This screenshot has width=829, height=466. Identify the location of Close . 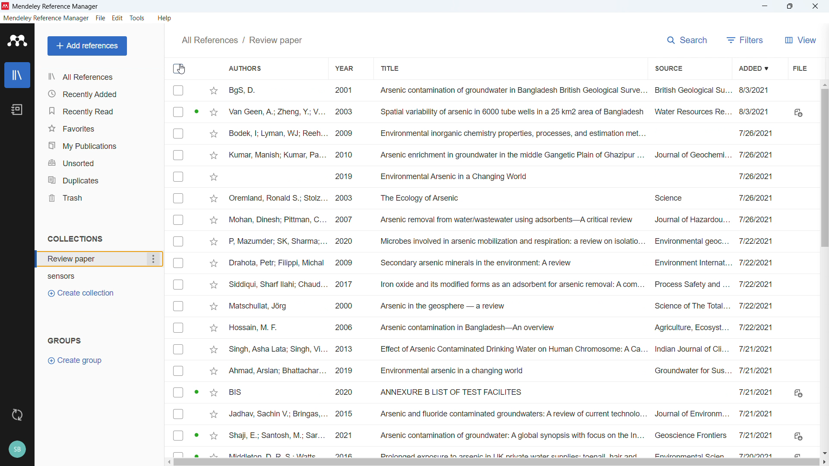
(816, 6).